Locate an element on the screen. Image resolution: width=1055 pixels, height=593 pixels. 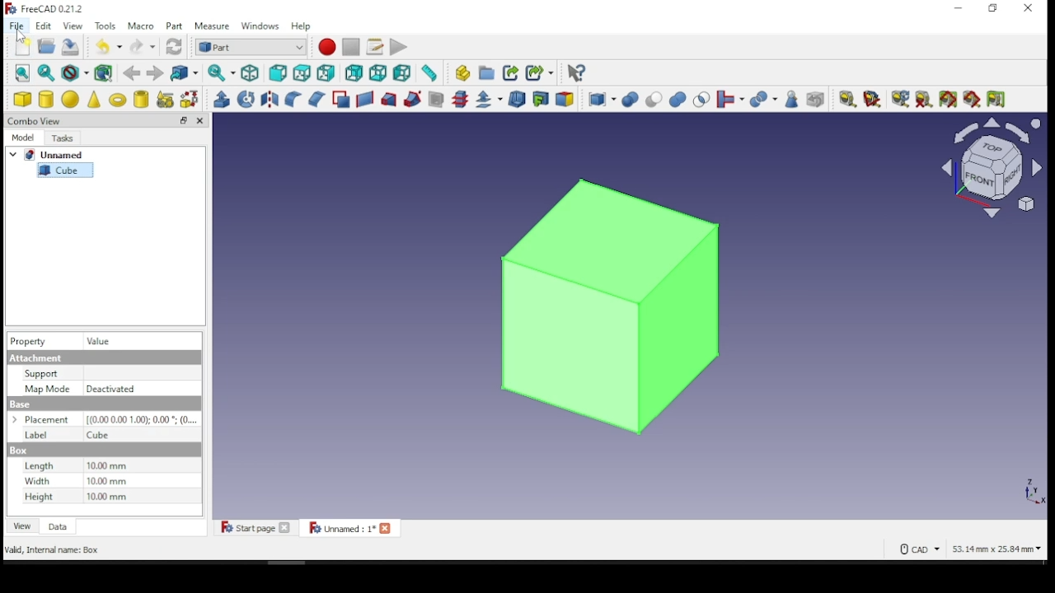
back is located at coordinates (131, 73).